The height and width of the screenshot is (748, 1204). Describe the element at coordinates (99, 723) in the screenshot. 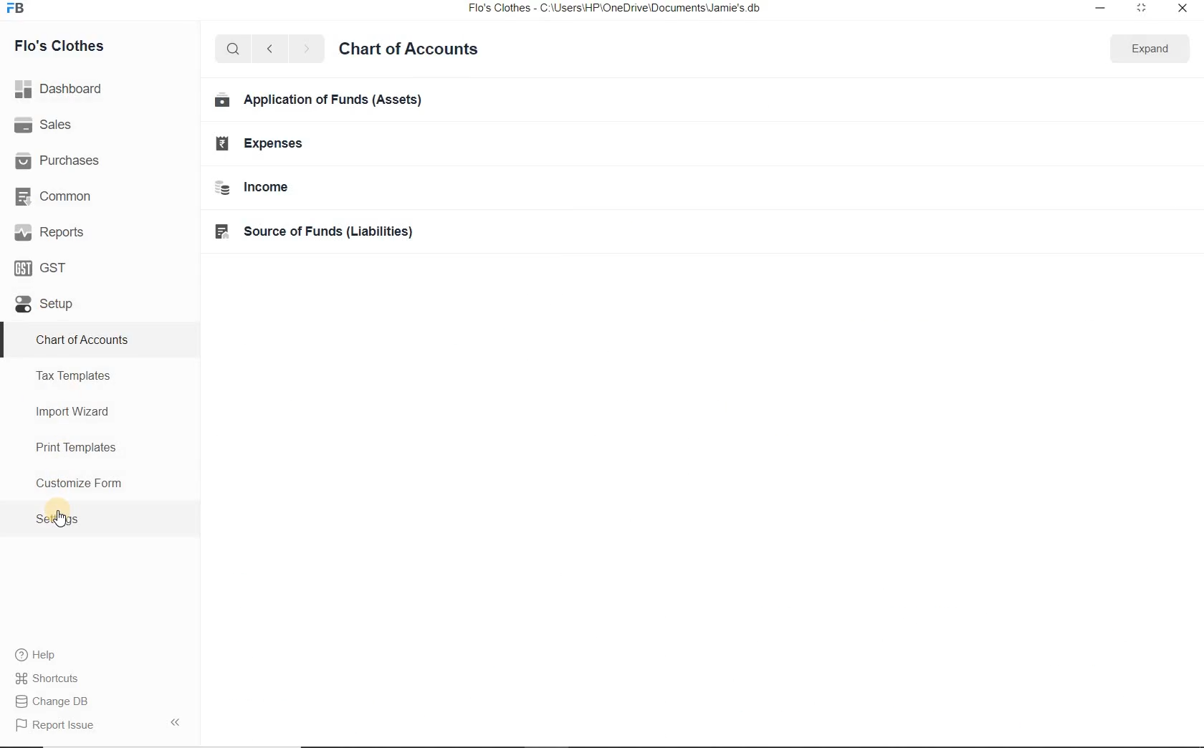

I see `Report Issue` at that location.